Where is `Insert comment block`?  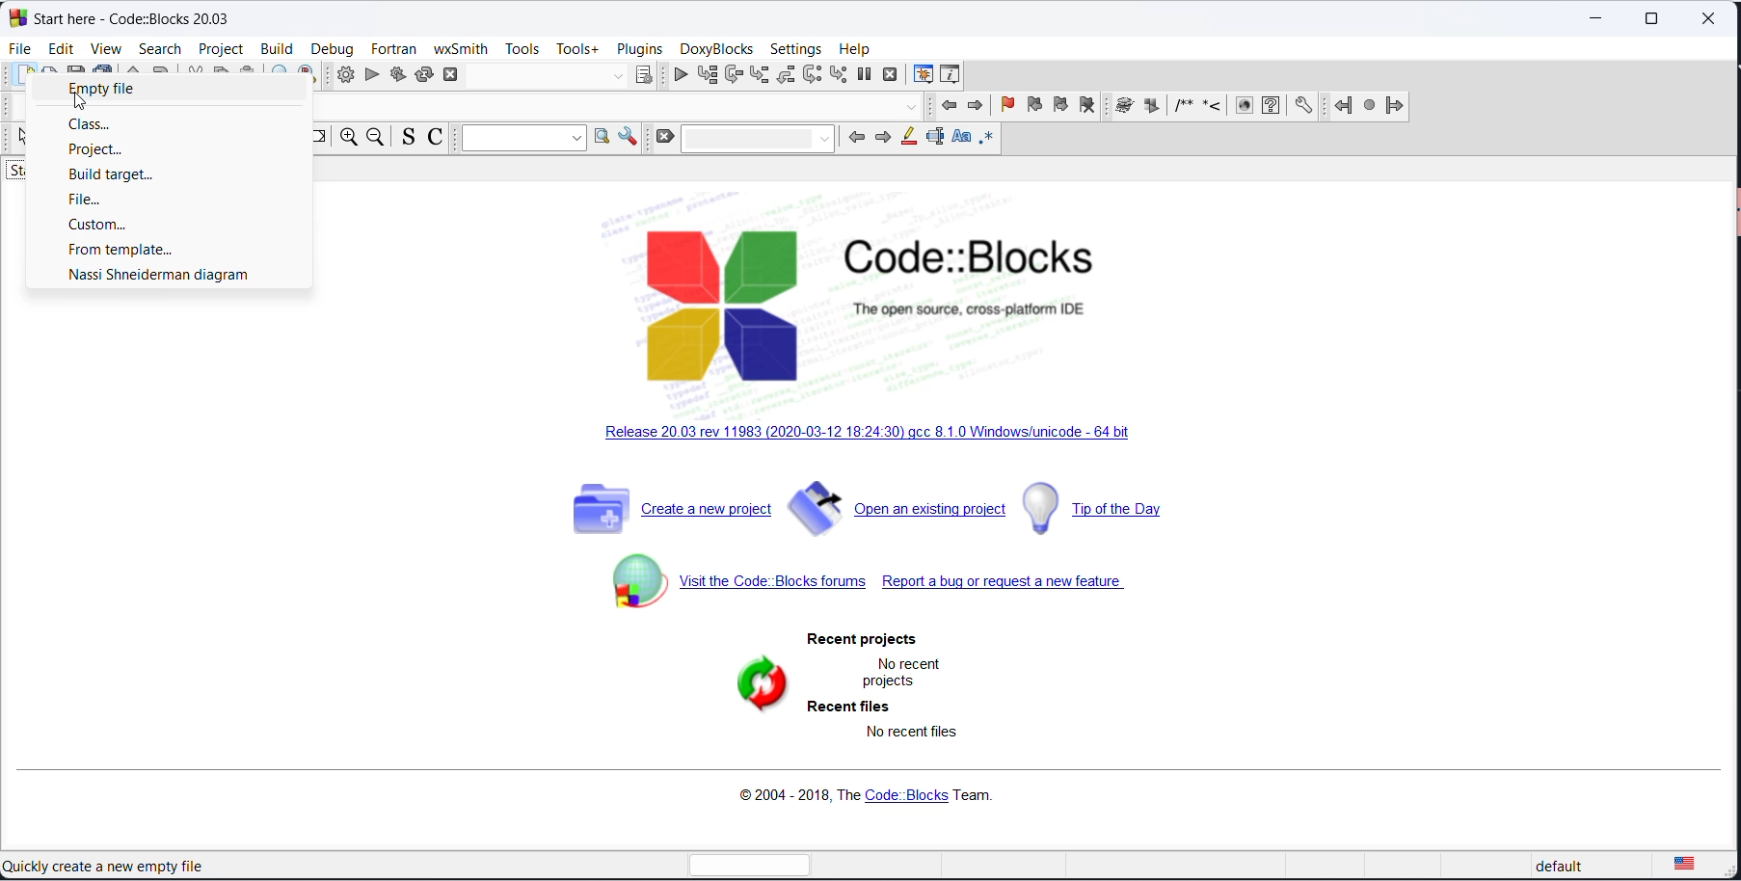 Insert comment block is located at coordinates (1185, 107).